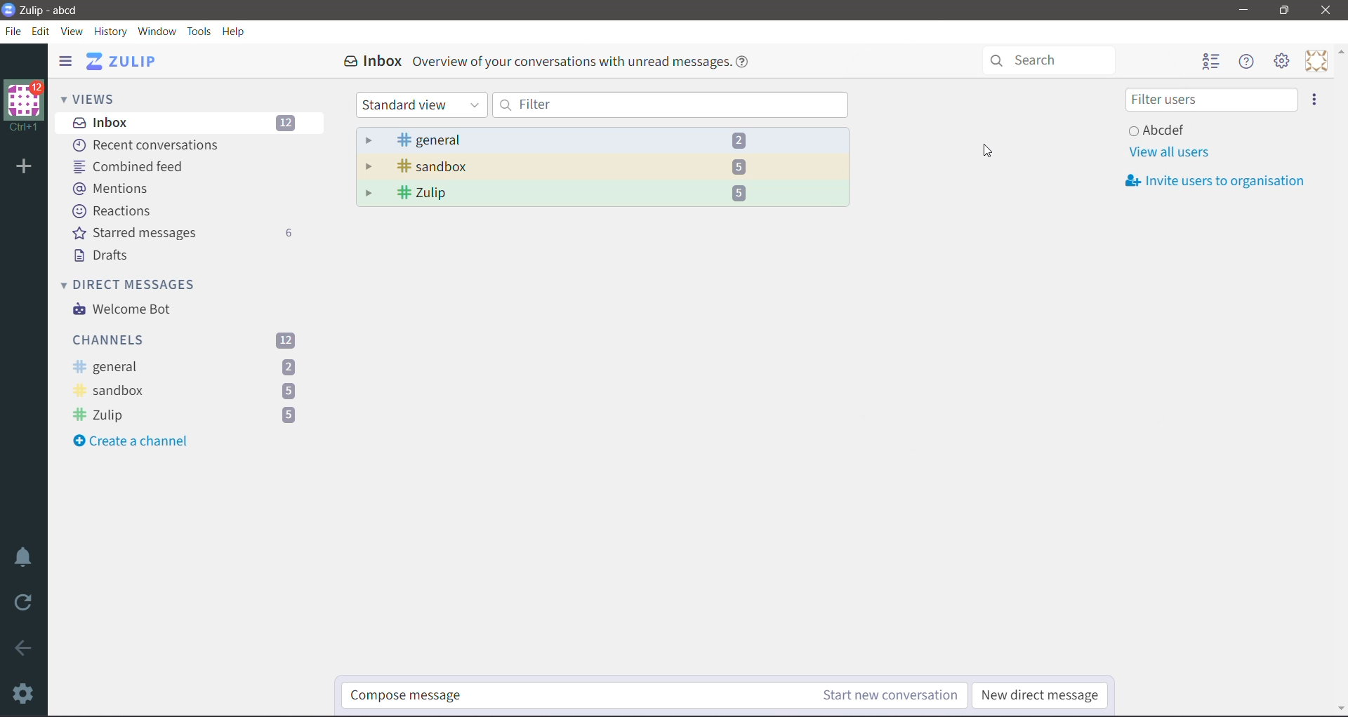 Image resolution: width=1348 pixels, height=717 pixels. What do you see at coordinates (25, 606) in the screenshot?
I see `Reload` at bounding box center [25, 606].